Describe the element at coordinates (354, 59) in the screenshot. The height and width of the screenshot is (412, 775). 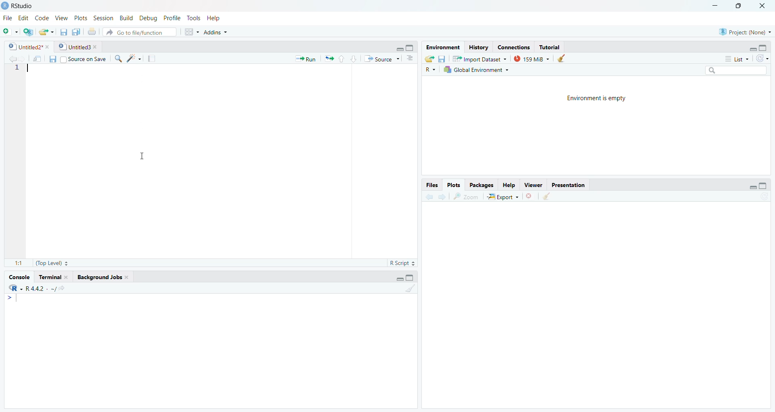
I see `down` at that location.